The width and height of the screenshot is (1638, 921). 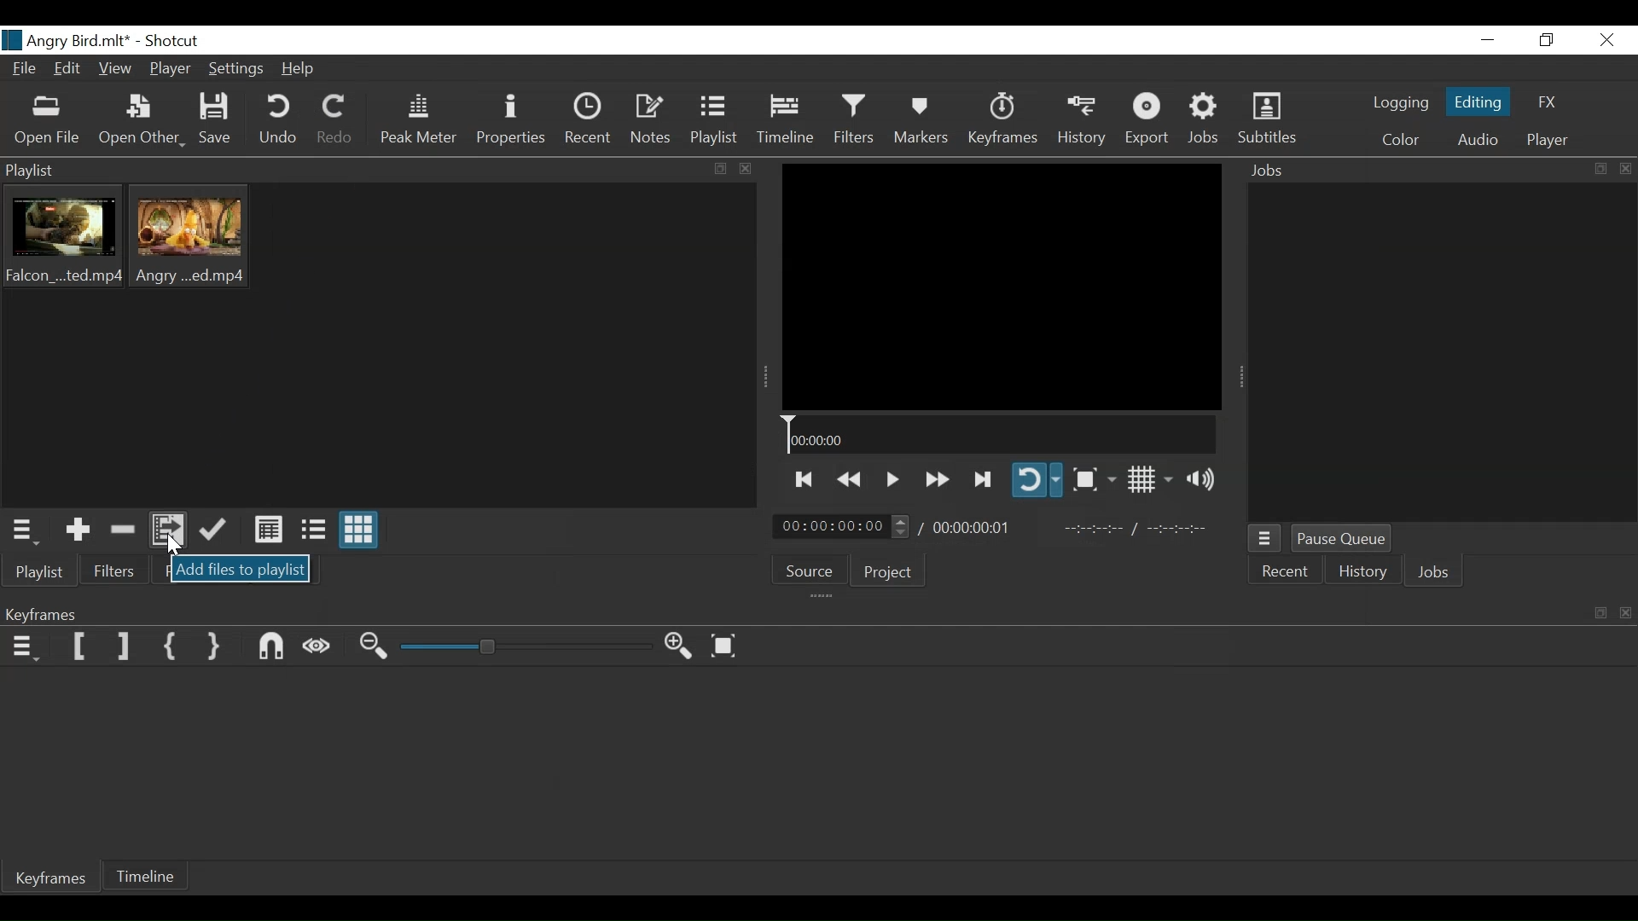 I want to click on project, so click(x=892, y=572).